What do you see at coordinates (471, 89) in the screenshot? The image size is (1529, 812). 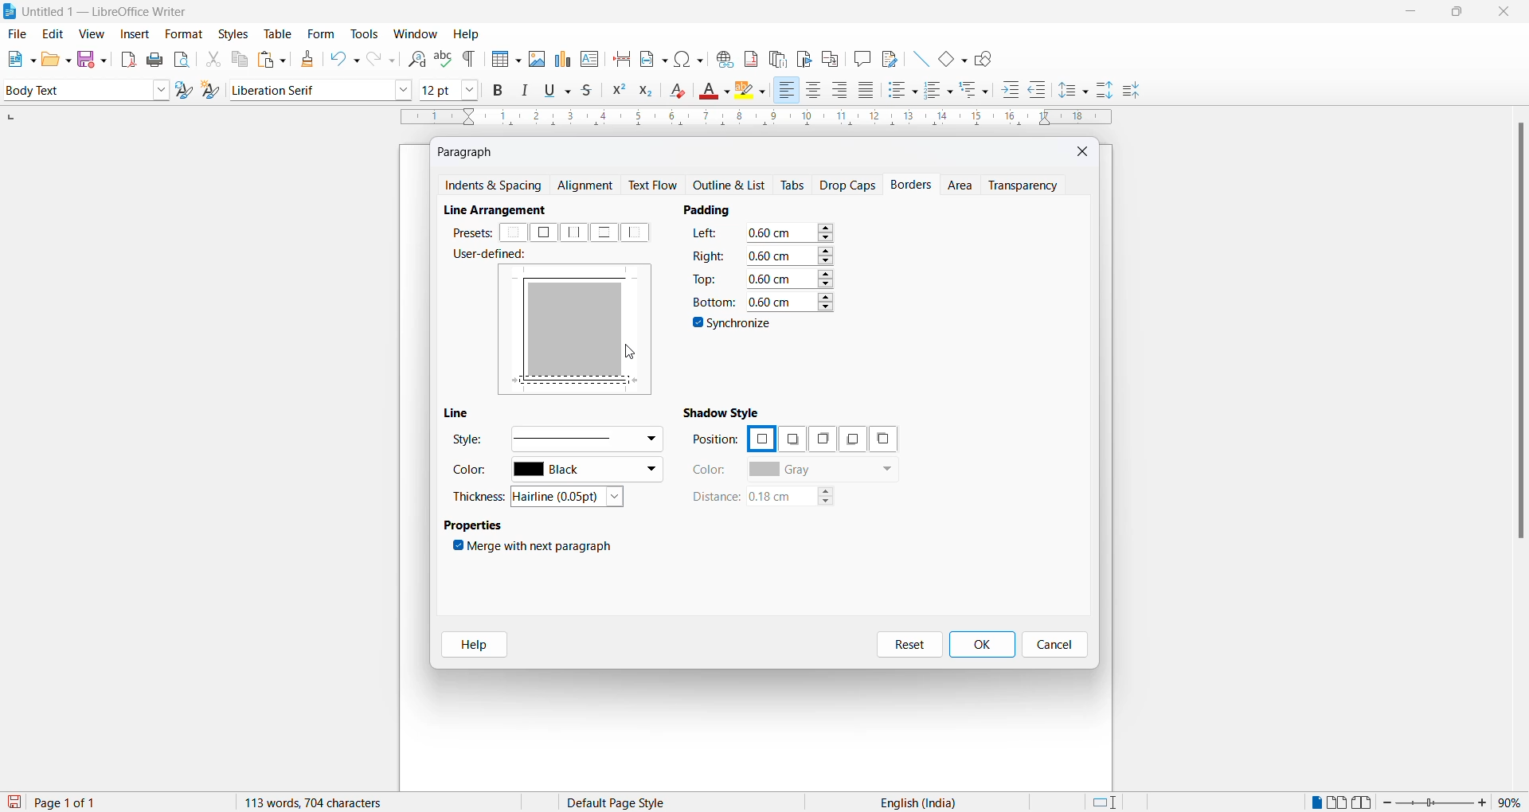 I see `font size options` at bounding box center [471, 89].